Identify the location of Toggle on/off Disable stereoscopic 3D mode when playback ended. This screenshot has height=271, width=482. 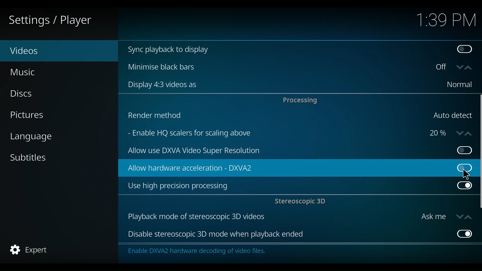
(463, 233).